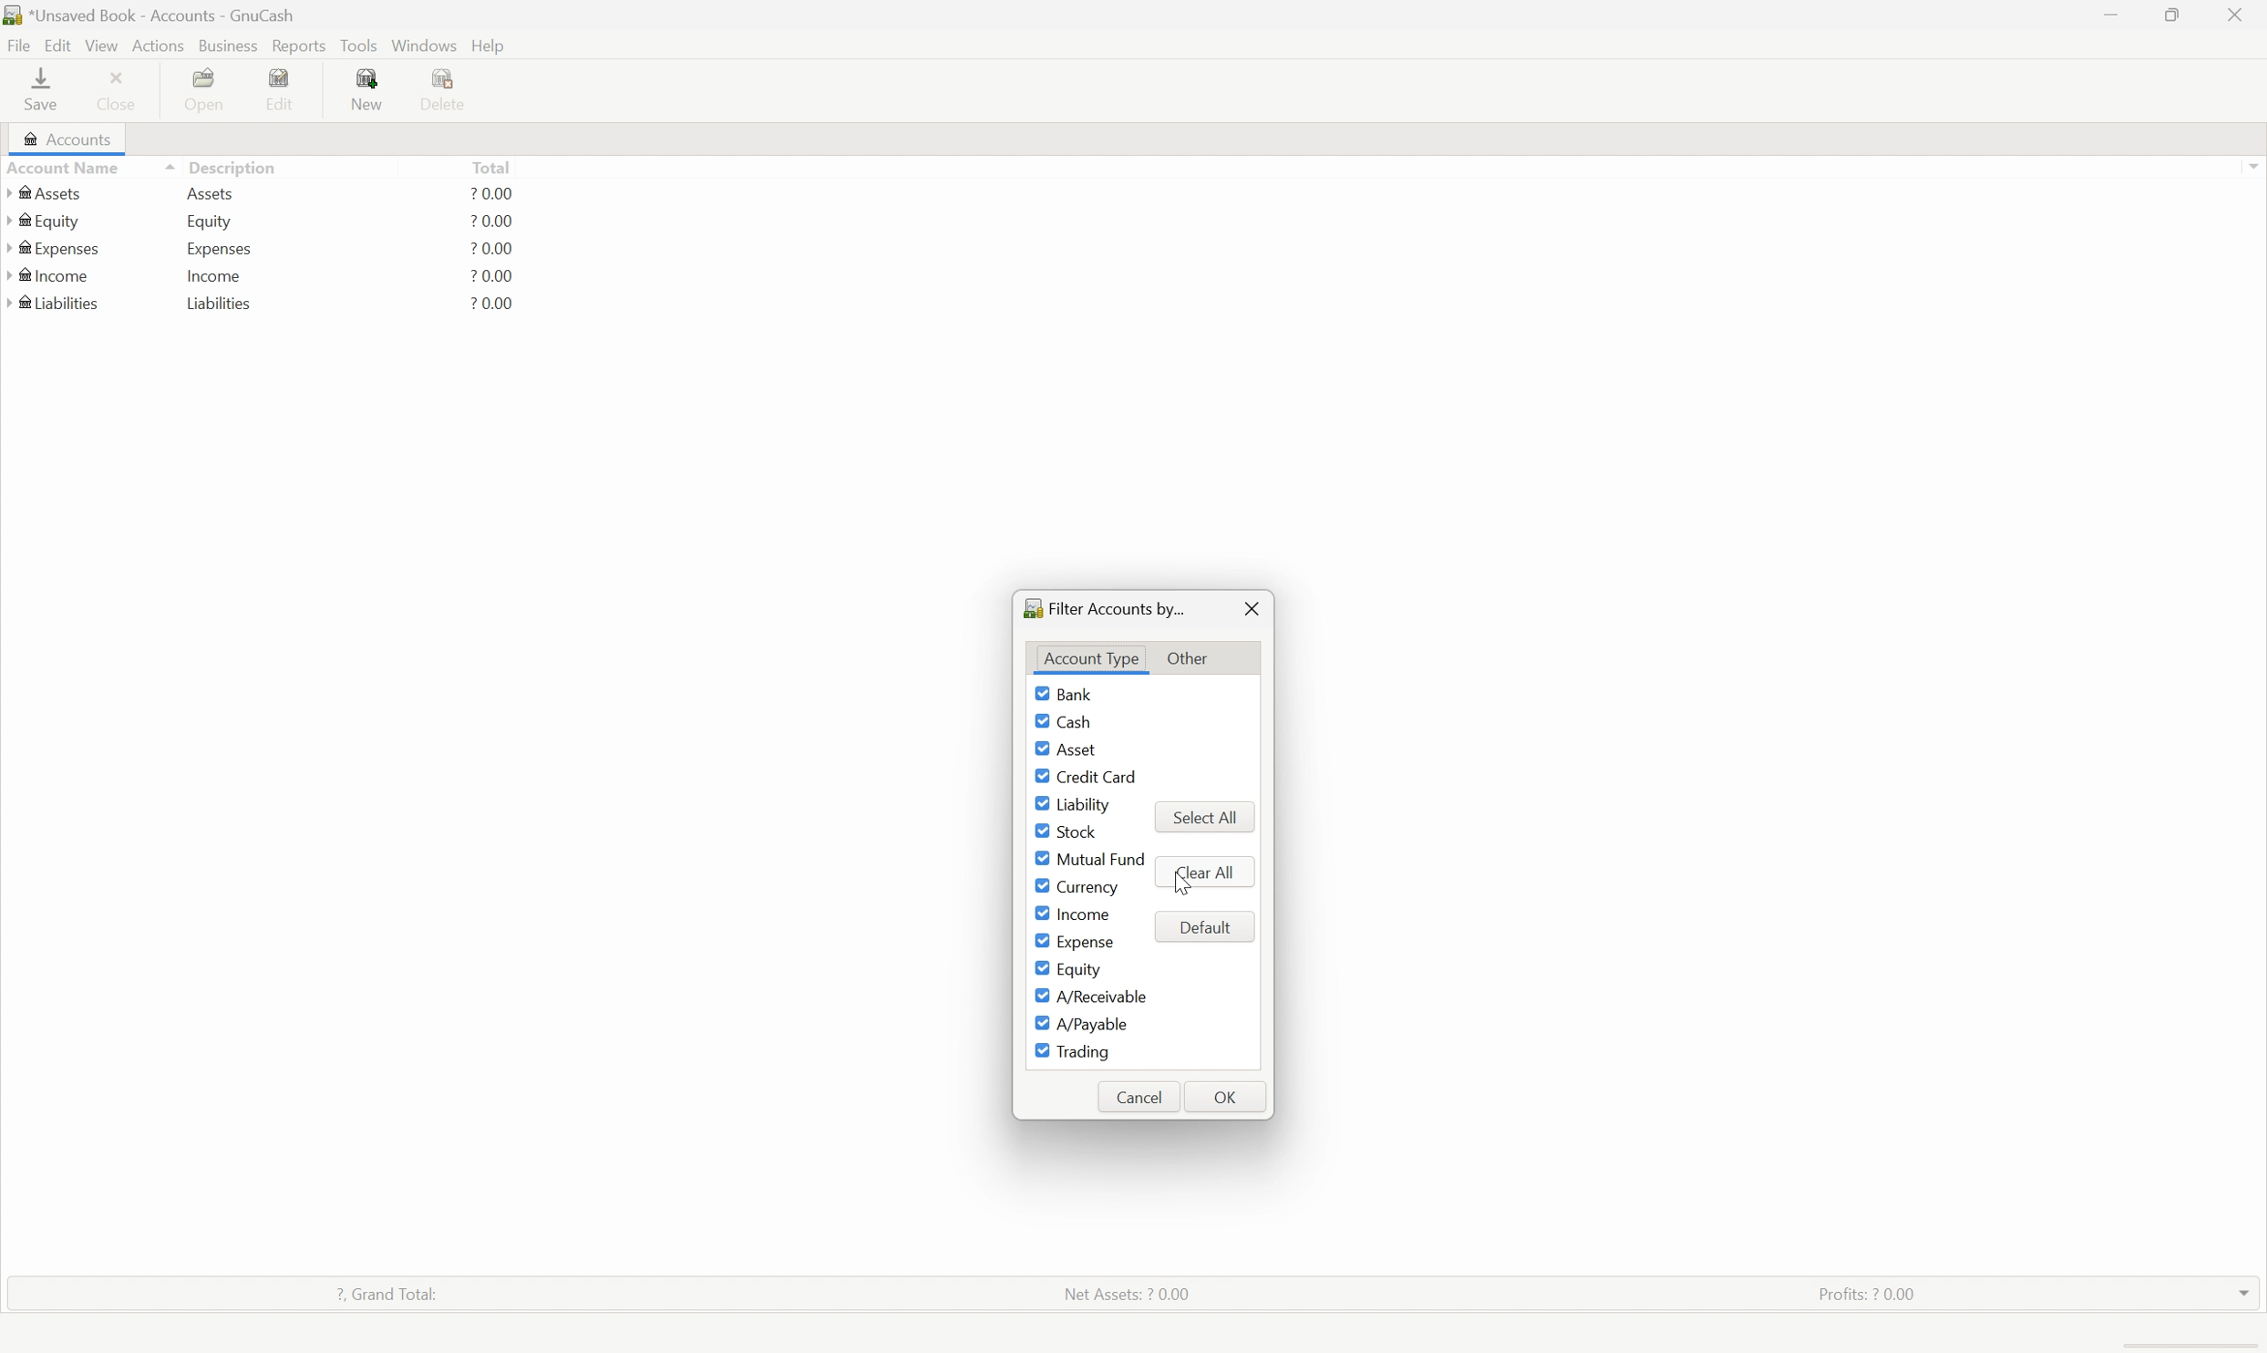 The height and width of the screenshot is (1353, 2267). What do you see at coordinates (1039, 1053) in the screenshot?
I see `Checkbox` at bounding box center [1039, 1053].